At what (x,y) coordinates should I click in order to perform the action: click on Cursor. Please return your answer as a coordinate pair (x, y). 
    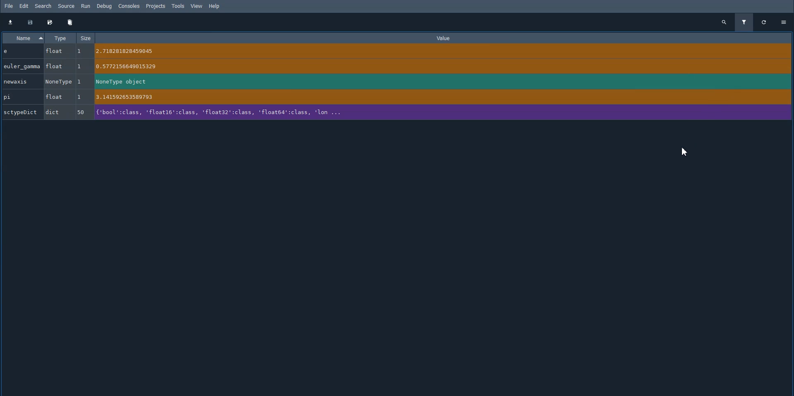
    Looking at the image, I should click on (685, 152).